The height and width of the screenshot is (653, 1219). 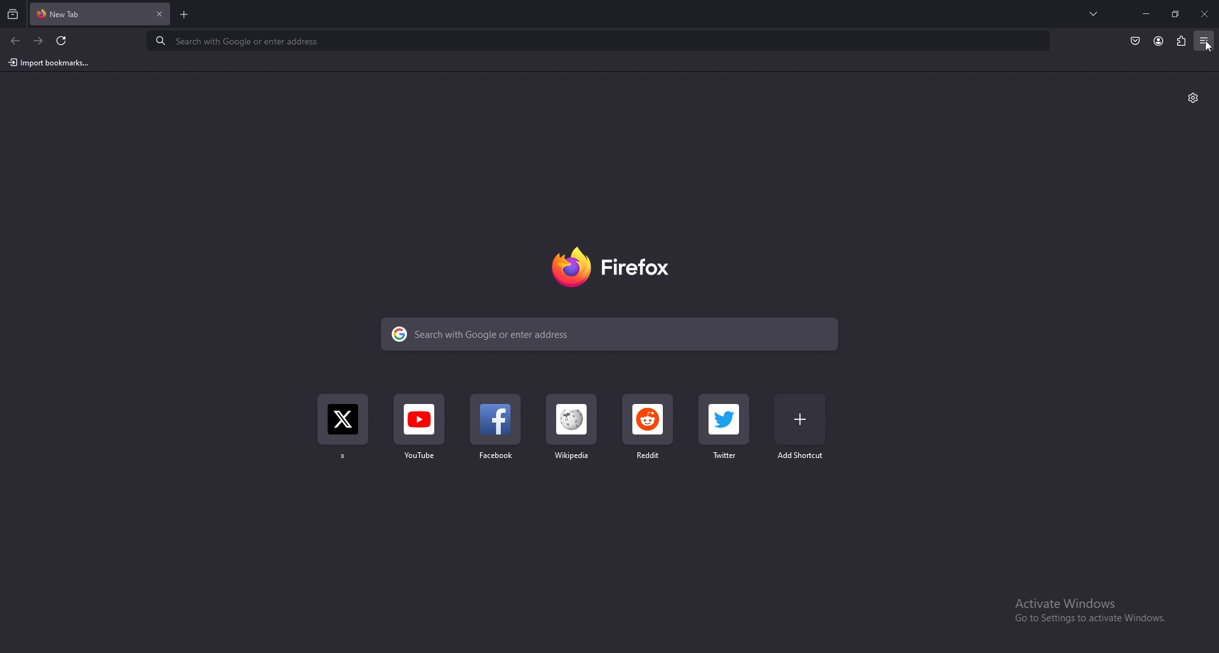 I want to click on refresh, so click(x=62, y=41).